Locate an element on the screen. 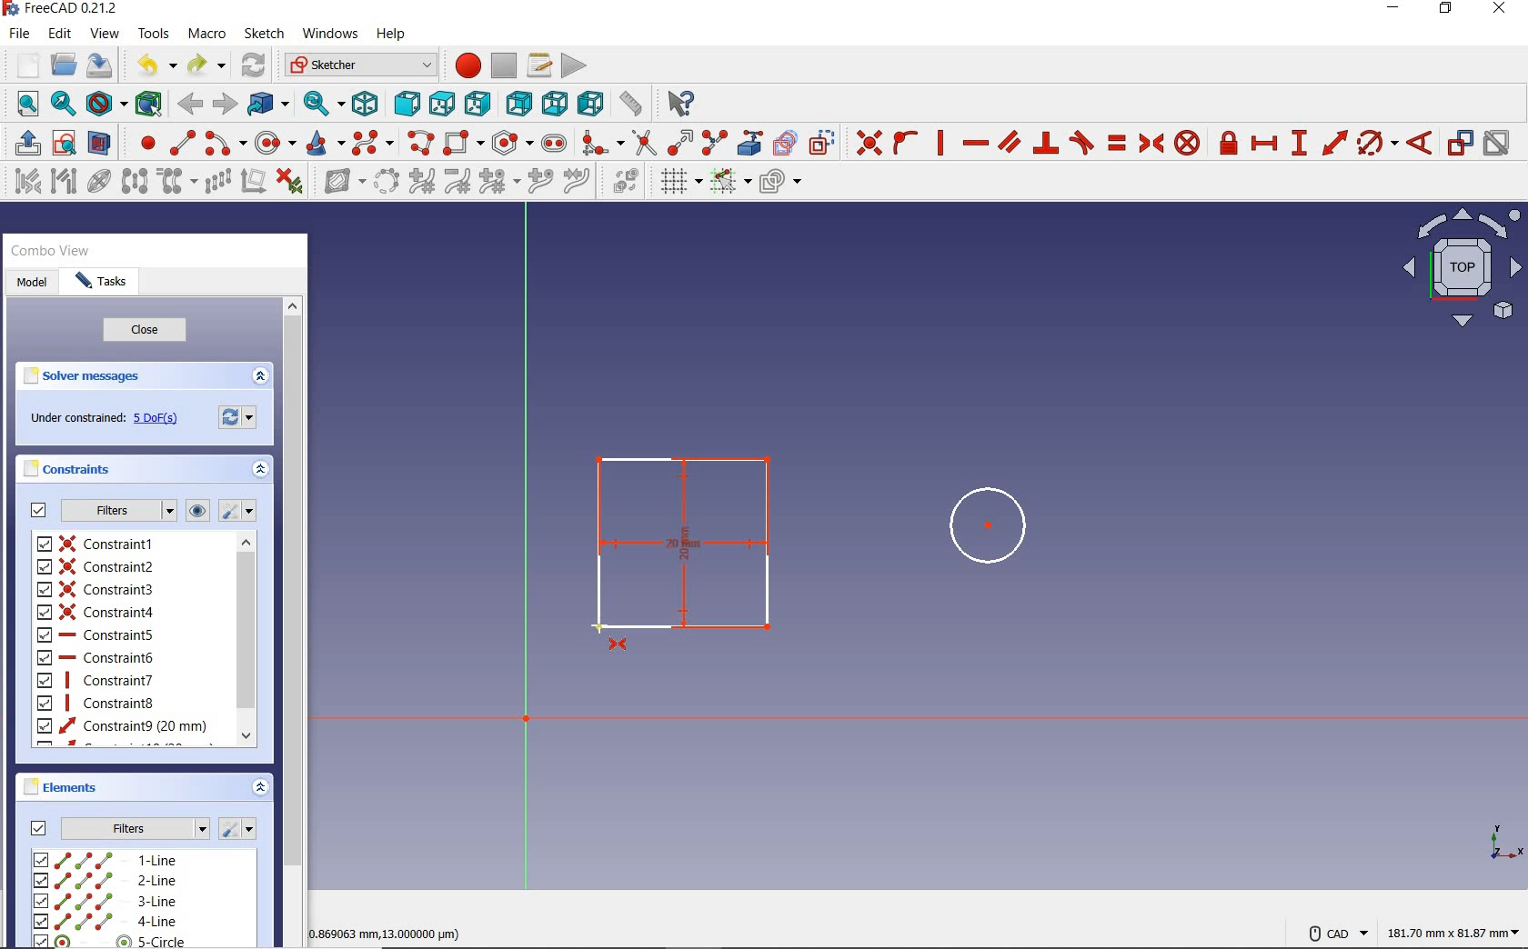  constrain distance is located at coordinates (1332, 143).